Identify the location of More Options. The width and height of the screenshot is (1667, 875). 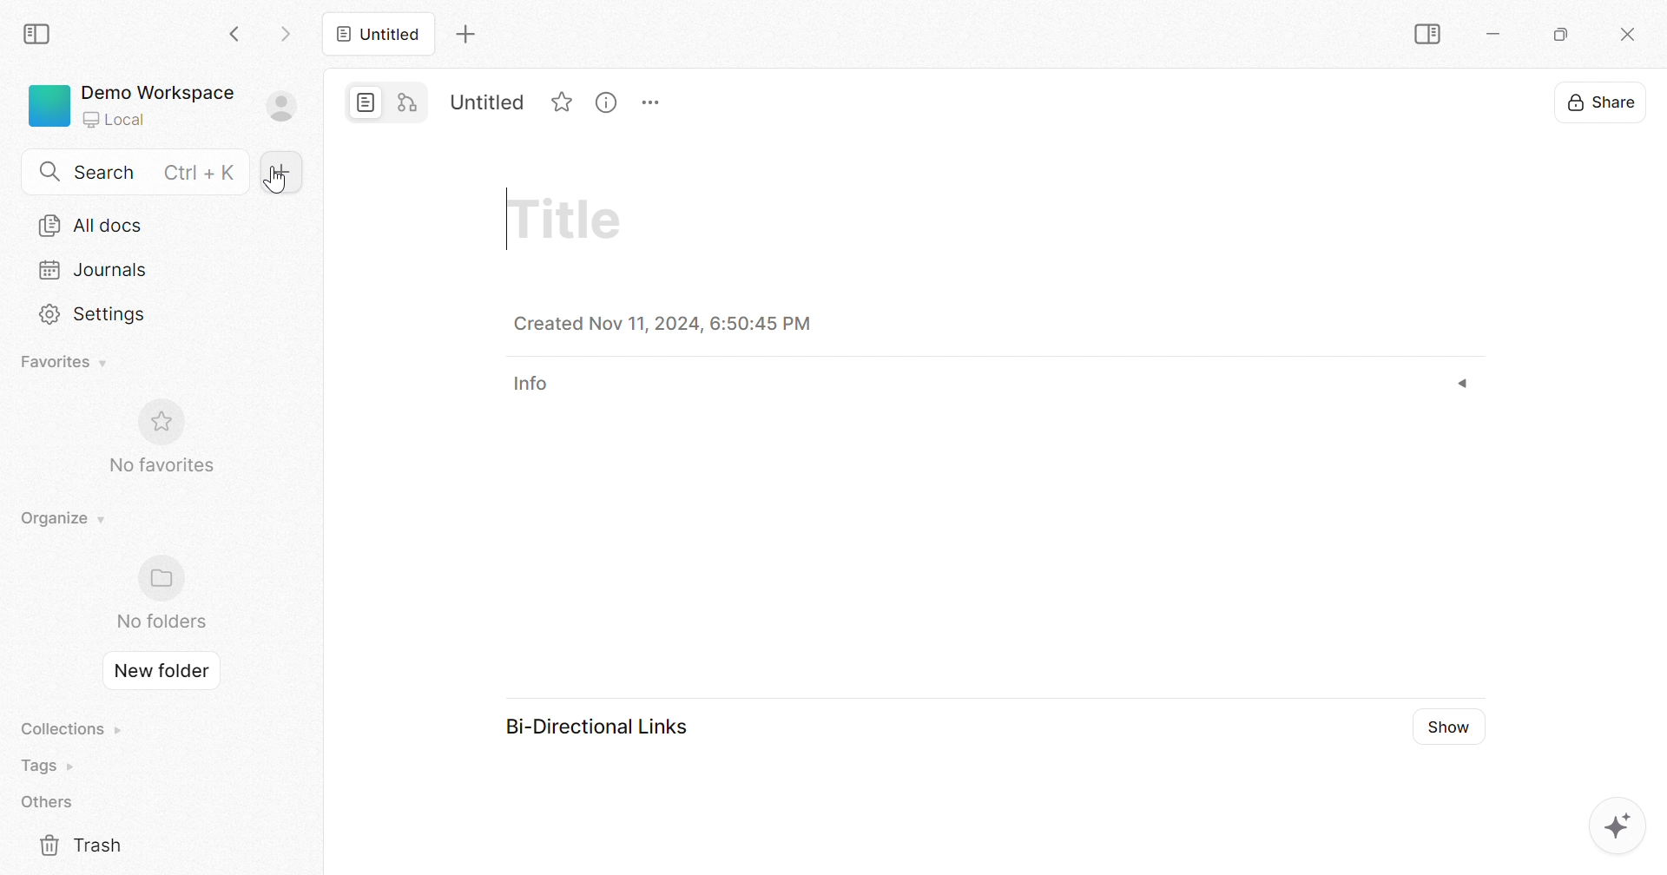
(653, 102).